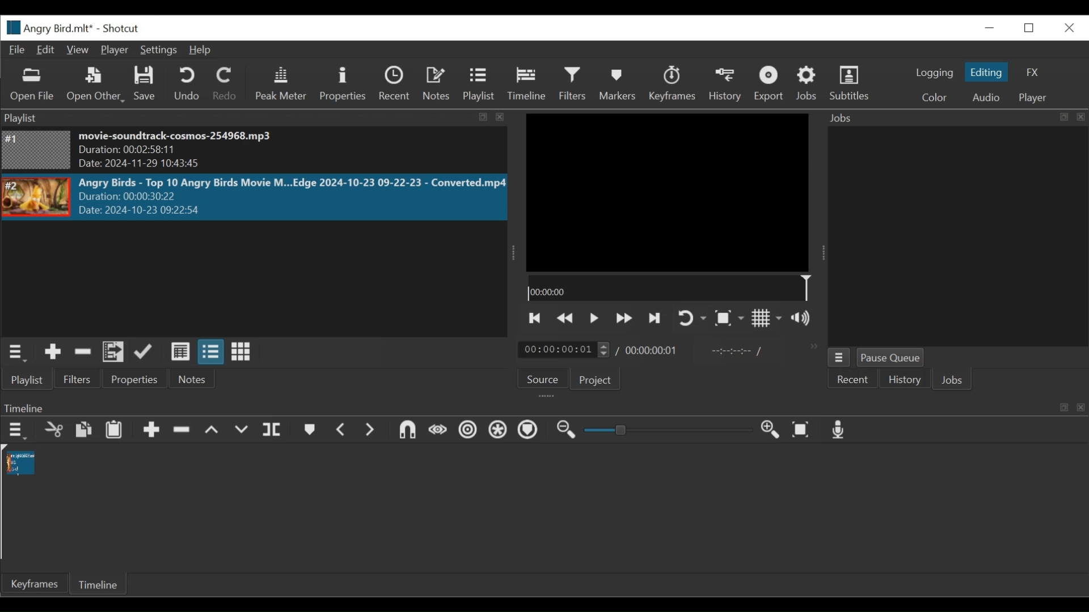 The image size is (1089, 612). I want to click on Player, so click(113, 50).